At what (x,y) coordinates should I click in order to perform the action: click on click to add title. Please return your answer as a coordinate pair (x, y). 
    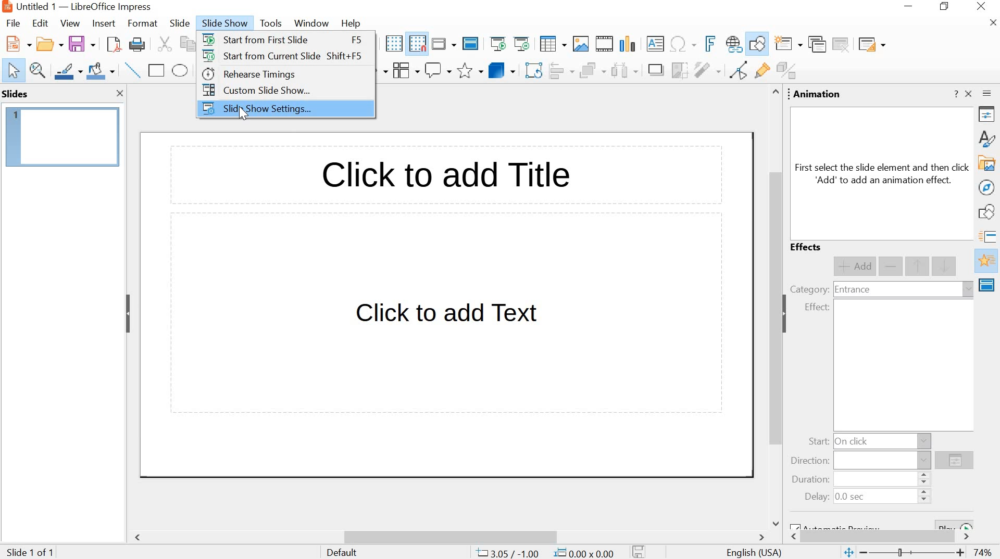
    Looking at the image, I should click on (443, 177).